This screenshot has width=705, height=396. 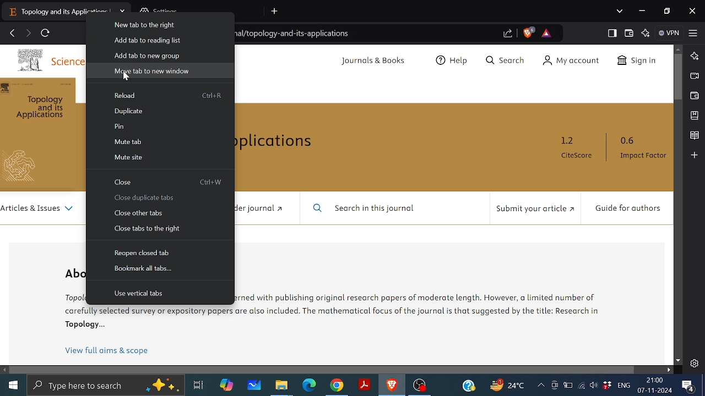 What do you see at coordinates (677, 77) in the screenshot?
I see `Vertical scrollbar` at bounding box center [677, 77].